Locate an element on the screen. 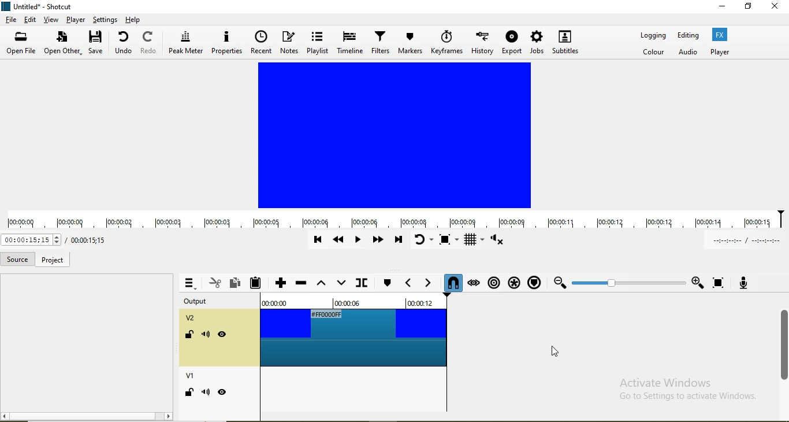 This screenshot has width=789, height=422. In point is located at coordinates (745, 240).